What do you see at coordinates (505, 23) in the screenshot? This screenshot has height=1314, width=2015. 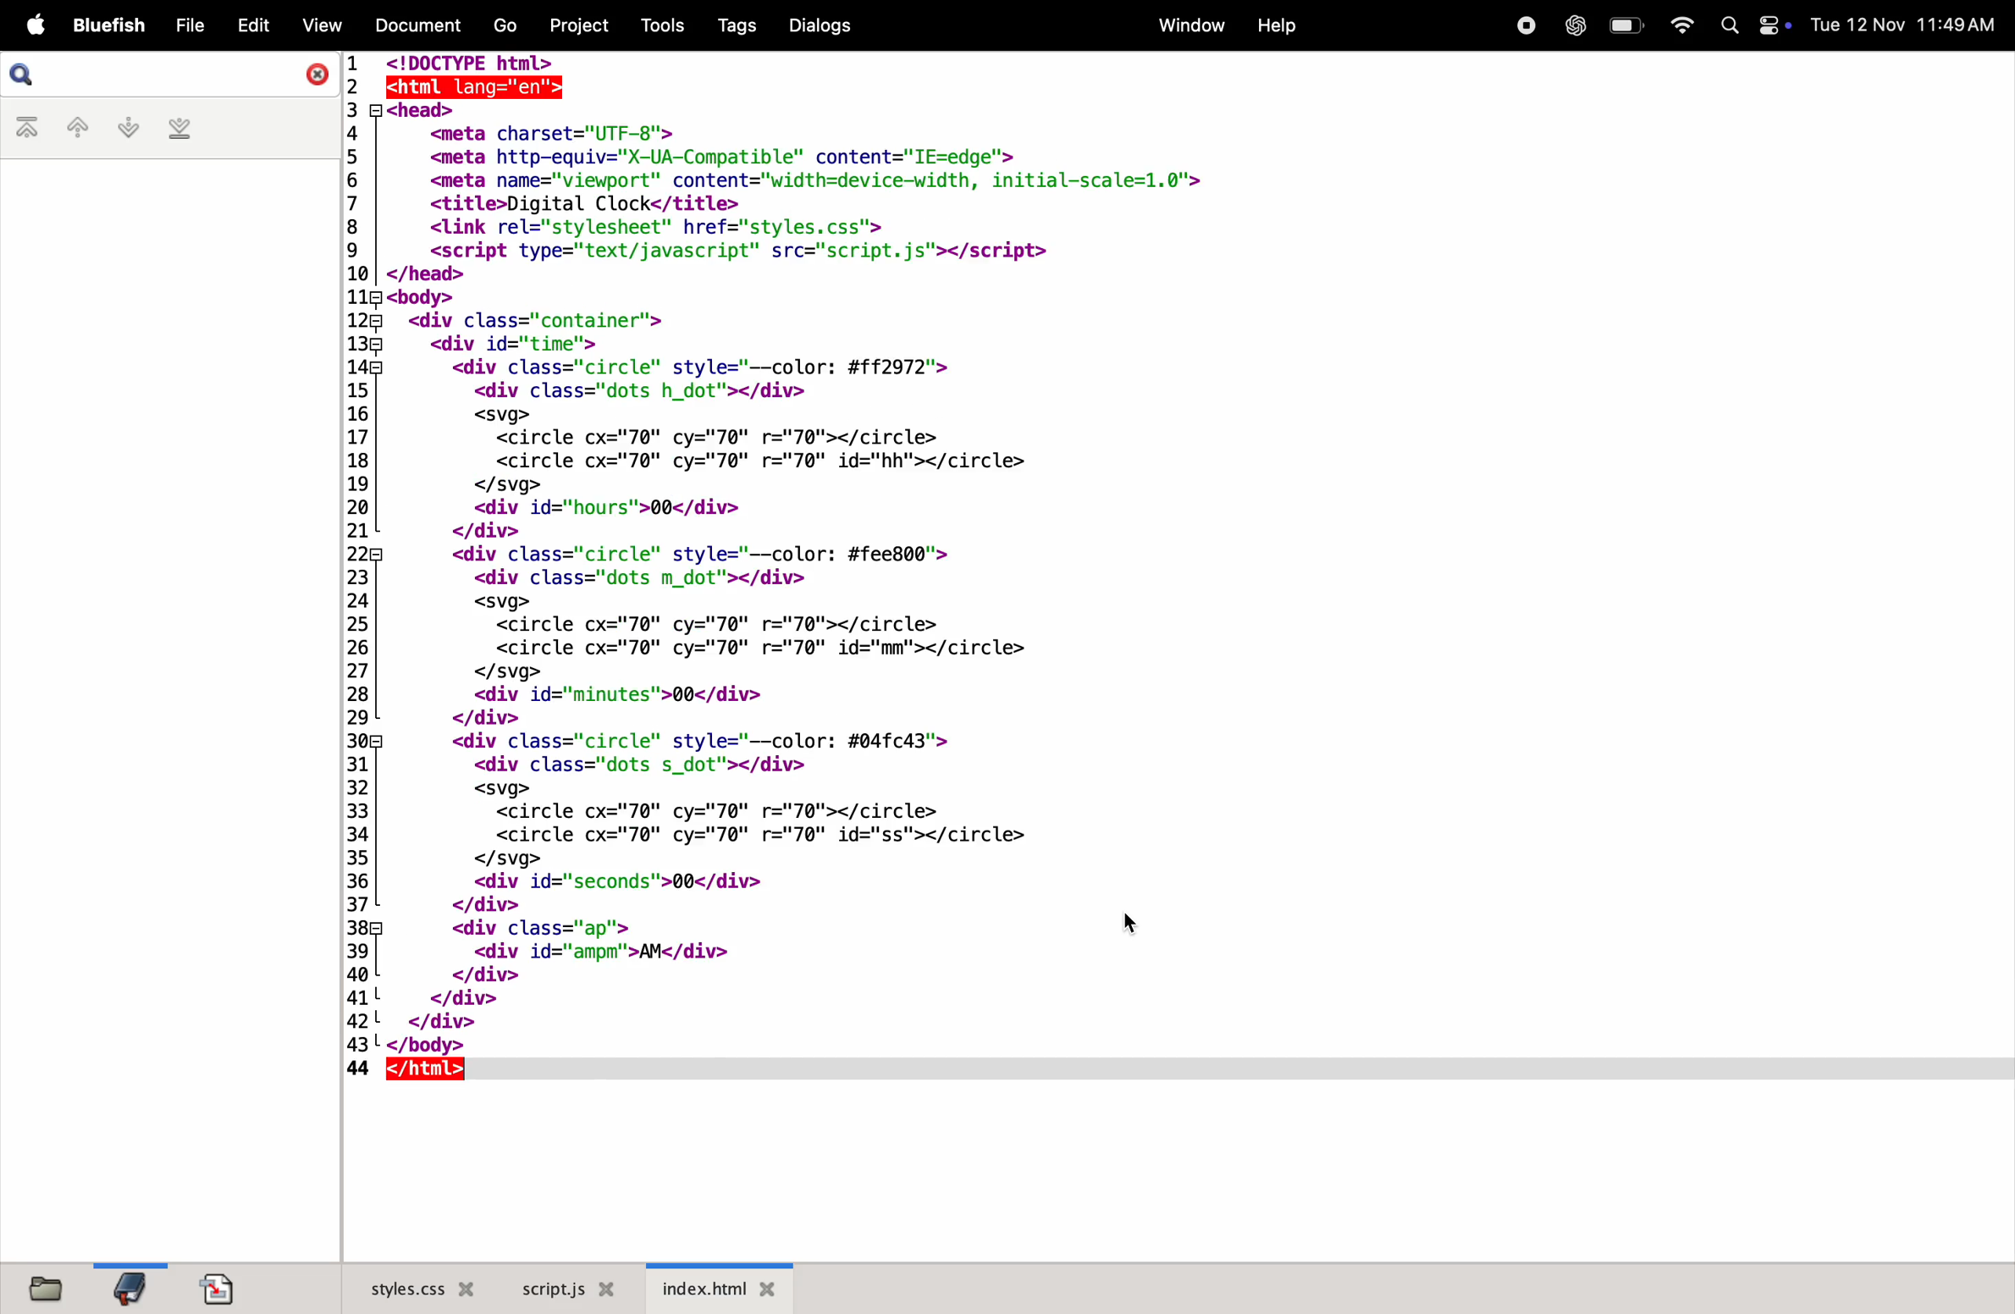 I see `go` at bounding box center [505, 23].